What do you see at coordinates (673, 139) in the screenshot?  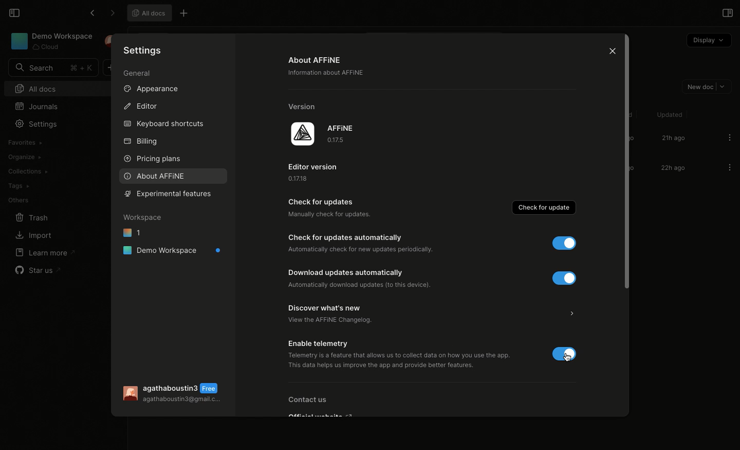 I see `21h ago` at bounding box center [673, 139].